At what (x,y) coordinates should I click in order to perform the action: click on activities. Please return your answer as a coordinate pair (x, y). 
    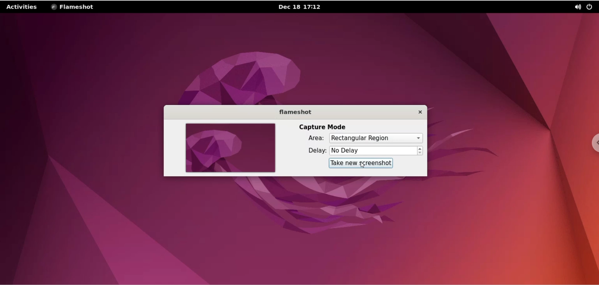
    Looking at the image, I should click on (23, 7).